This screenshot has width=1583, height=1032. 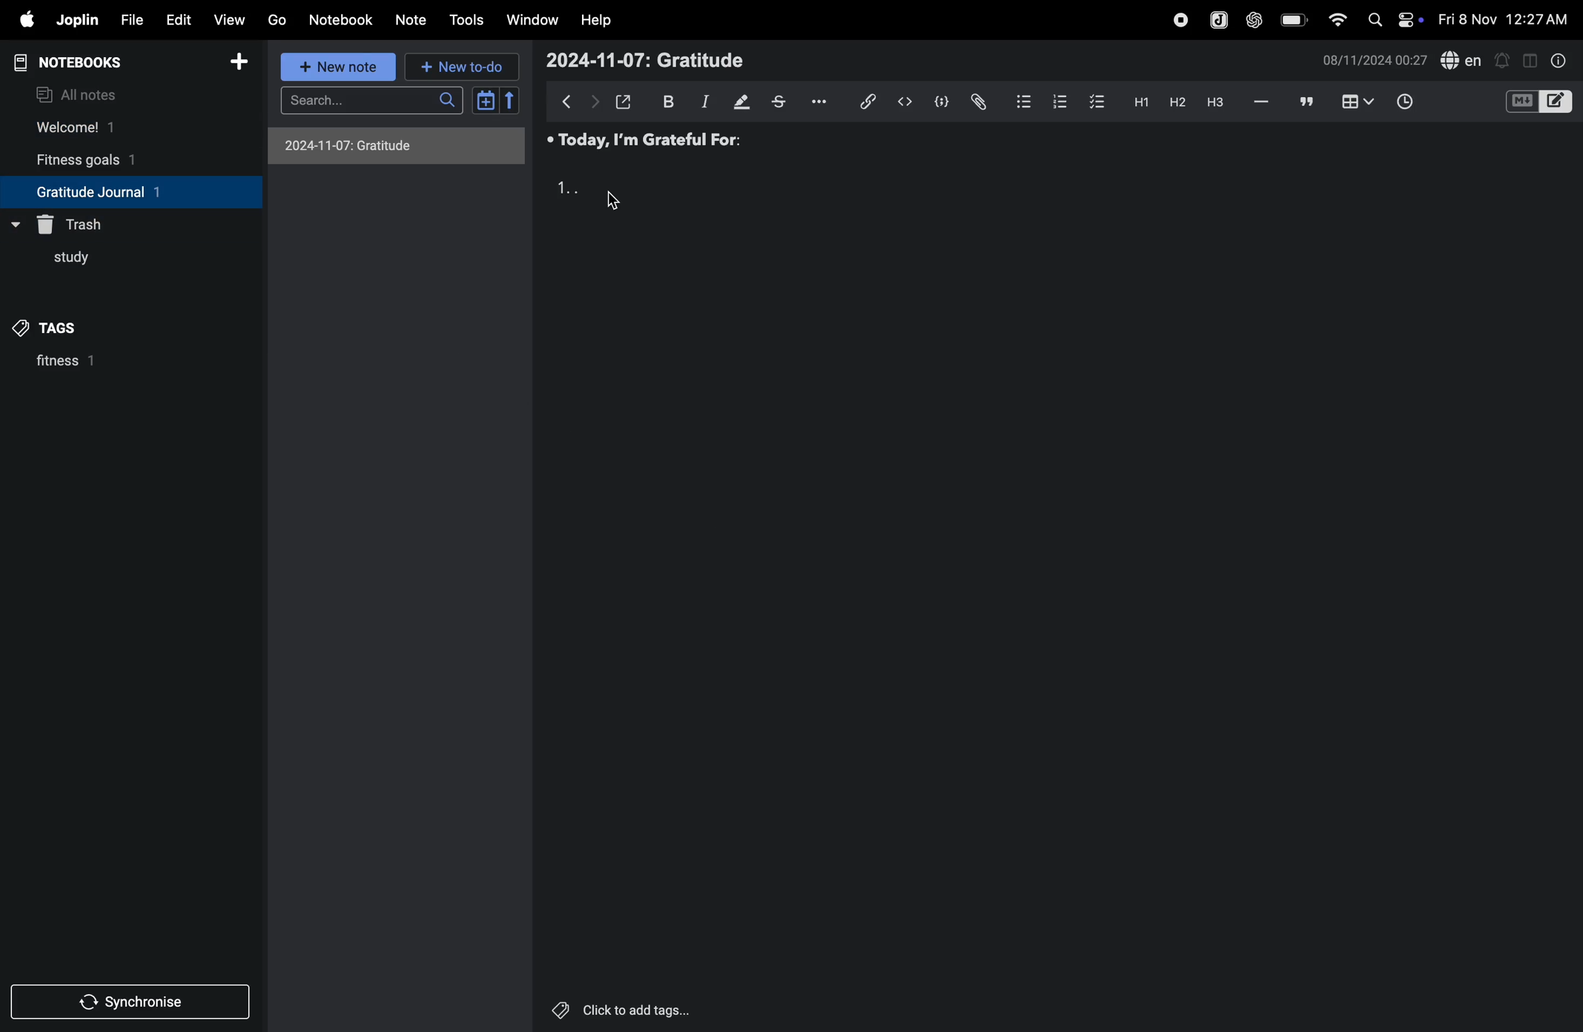 I want to click on wifi, so click(x=1336, y=21).